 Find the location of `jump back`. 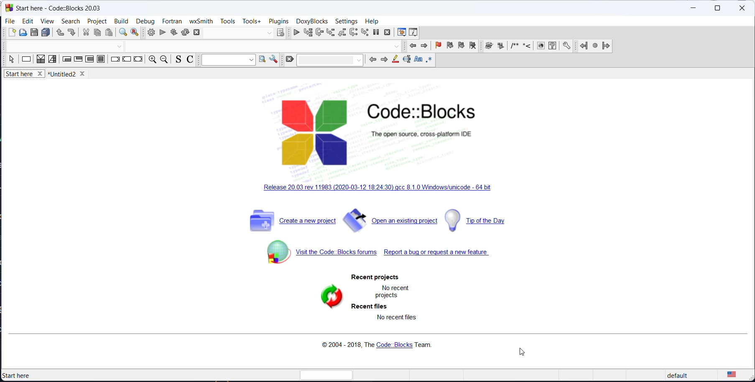

jump back is located at coordinates (582, 46).